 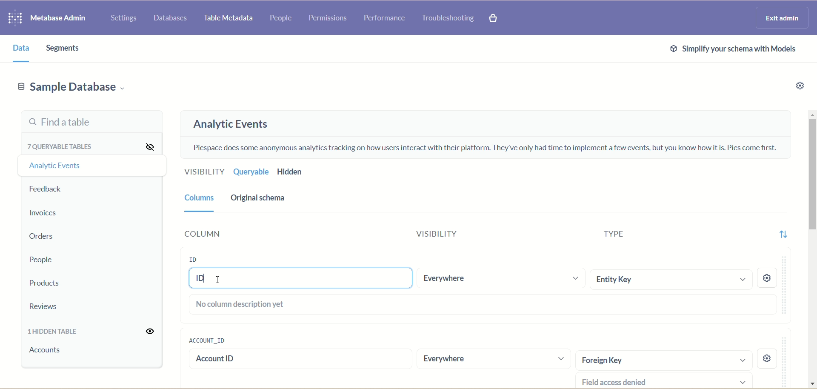 I want to click on Analytic events, so click(x=239, y=122).